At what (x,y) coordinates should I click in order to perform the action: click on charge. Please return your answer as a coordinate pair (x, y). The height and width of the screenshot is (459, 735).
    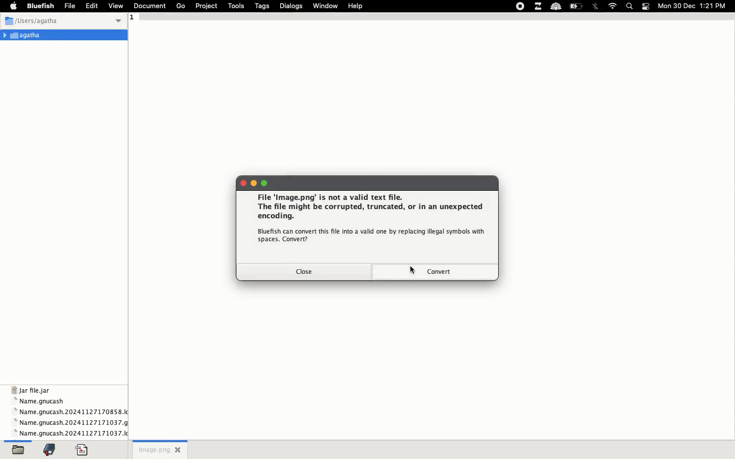
    Looking at the image, I should click on (577, 6).